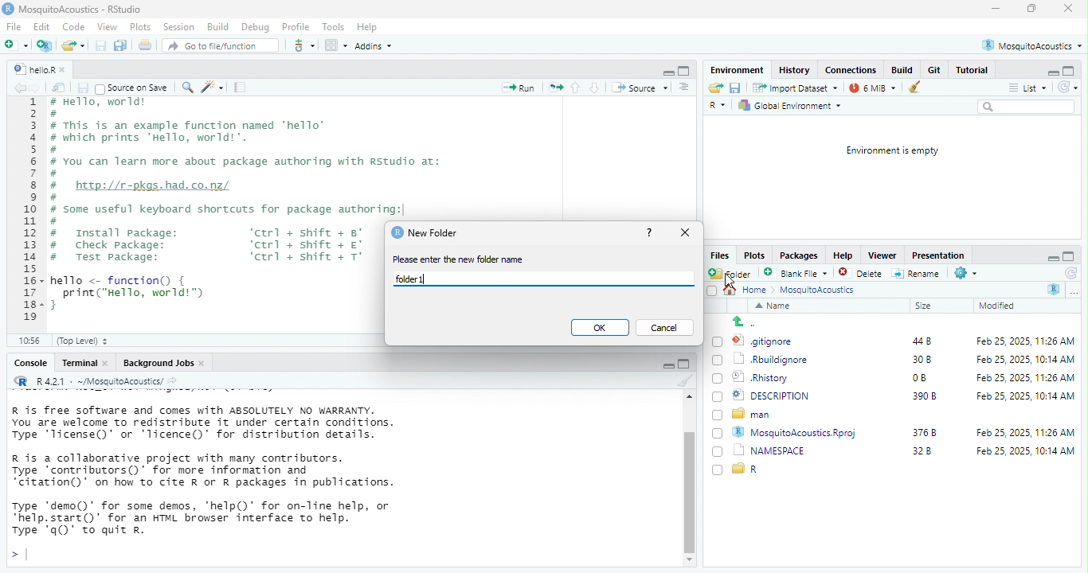 This screenshot has height=573, width=1088. I want to click on create a project, so click(45, 45).